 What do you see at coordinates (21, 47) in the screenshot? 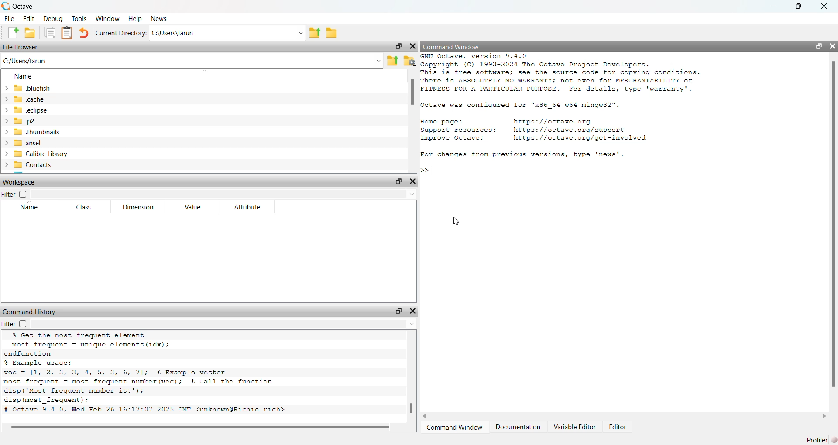
I see `File Browser` at bounding box center [21, 47].